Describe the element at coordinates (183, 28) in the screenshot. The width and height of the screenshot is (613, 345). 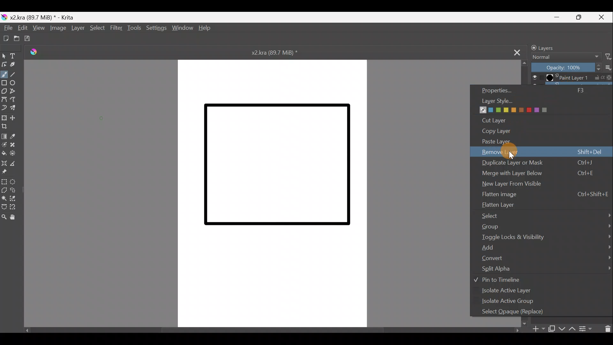
I see `Window` at that location.